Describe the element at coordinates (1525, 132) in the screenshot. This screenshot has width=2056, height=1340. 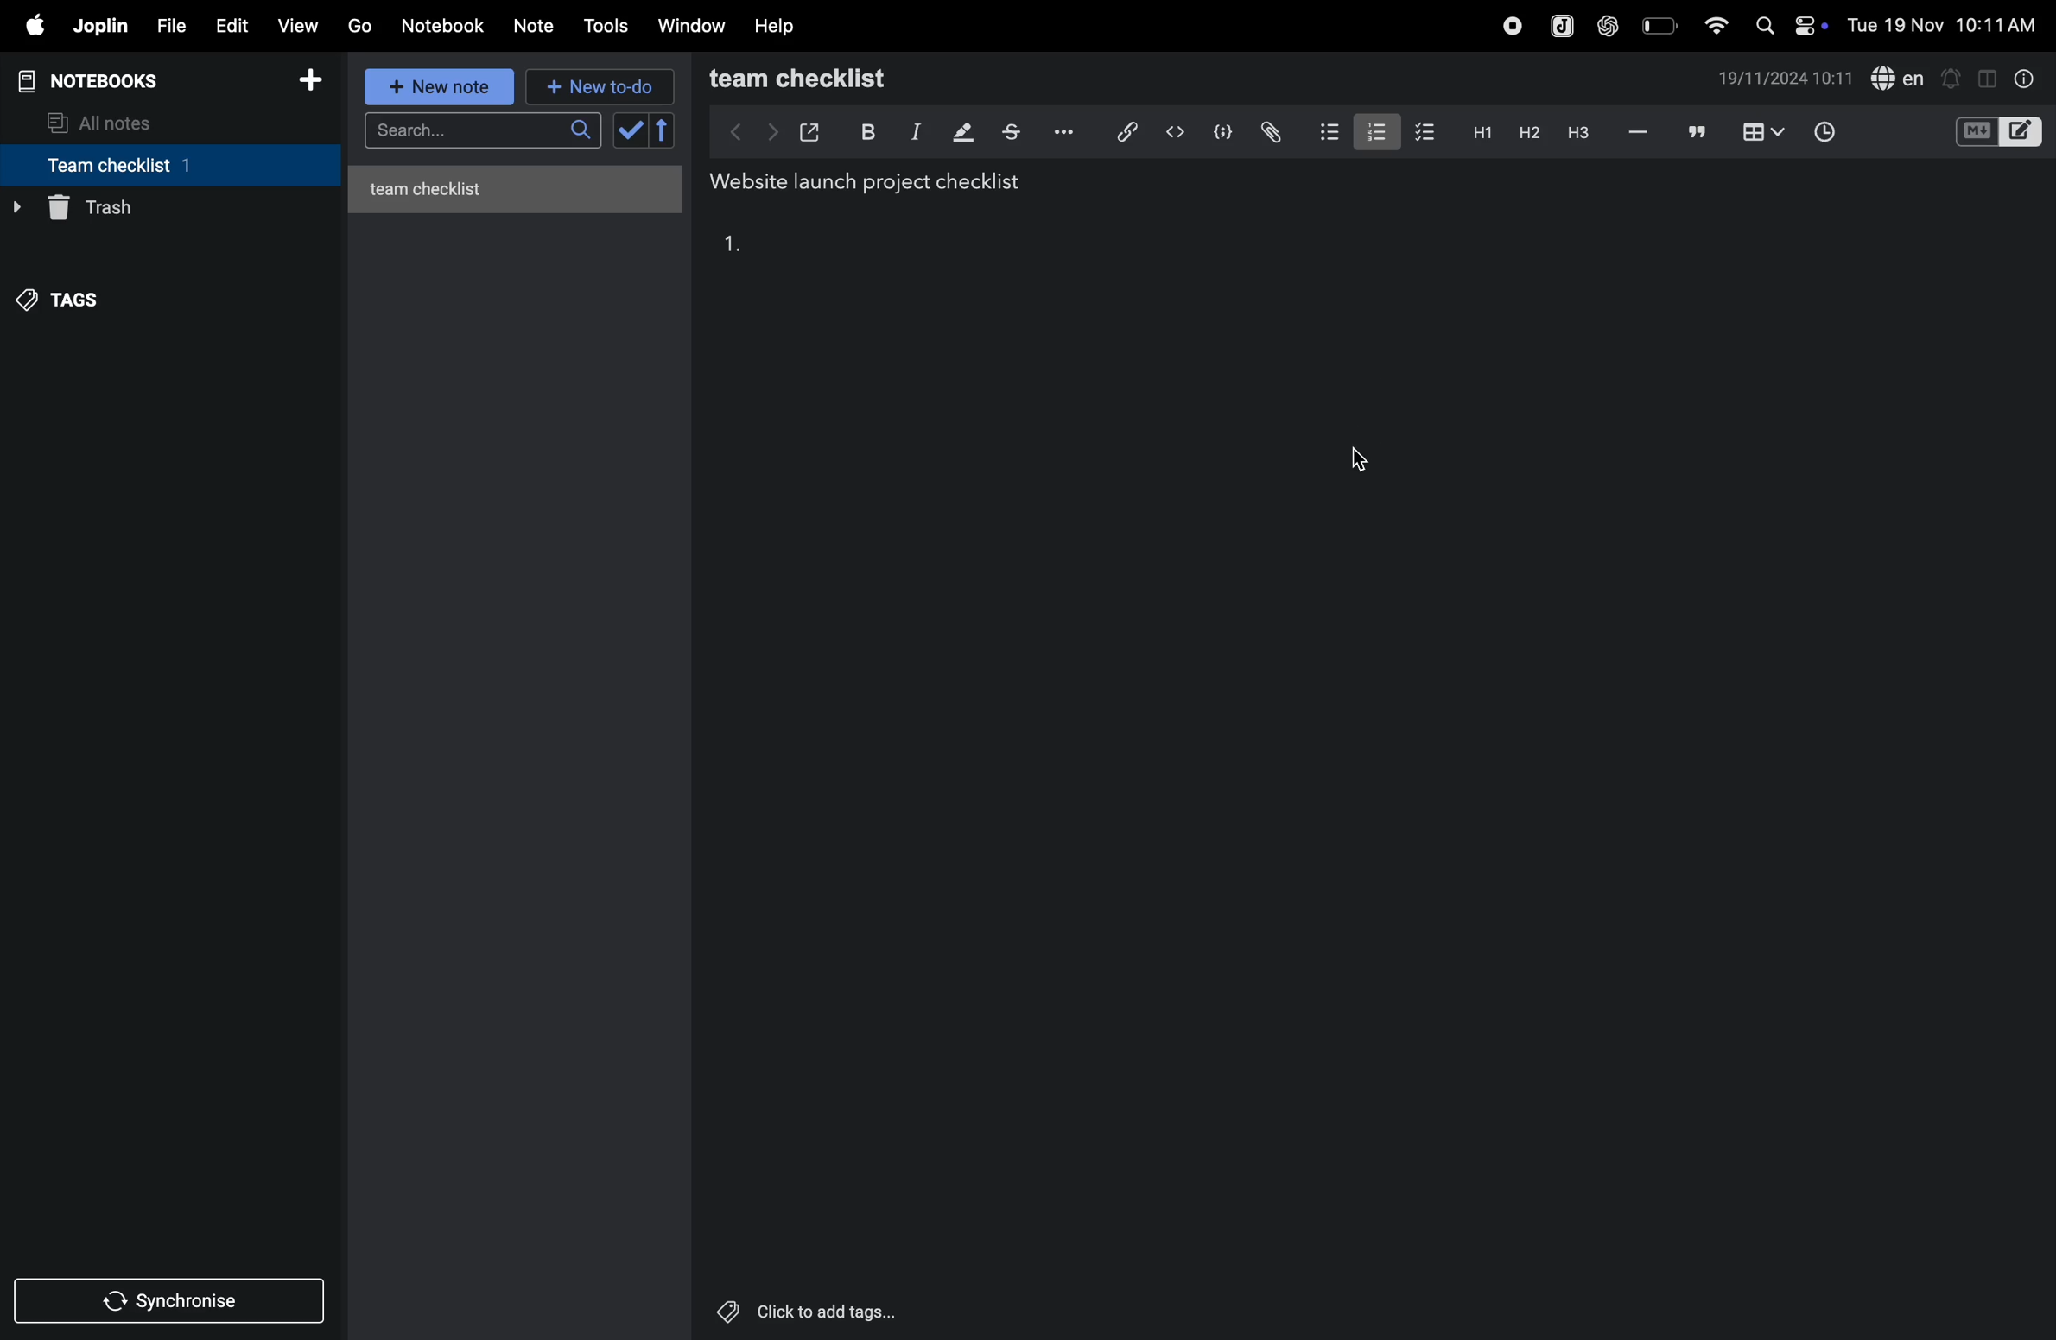
I see `heading 2` at that location.